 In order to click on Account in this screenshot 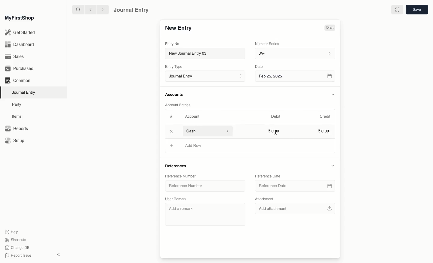, I will do `click(192, 116)`.